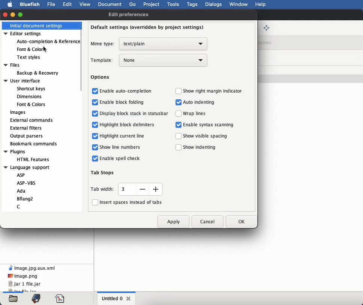  Describe the element at coordinates (102, 172) in the screenshot. I see `tab stops` at that location.